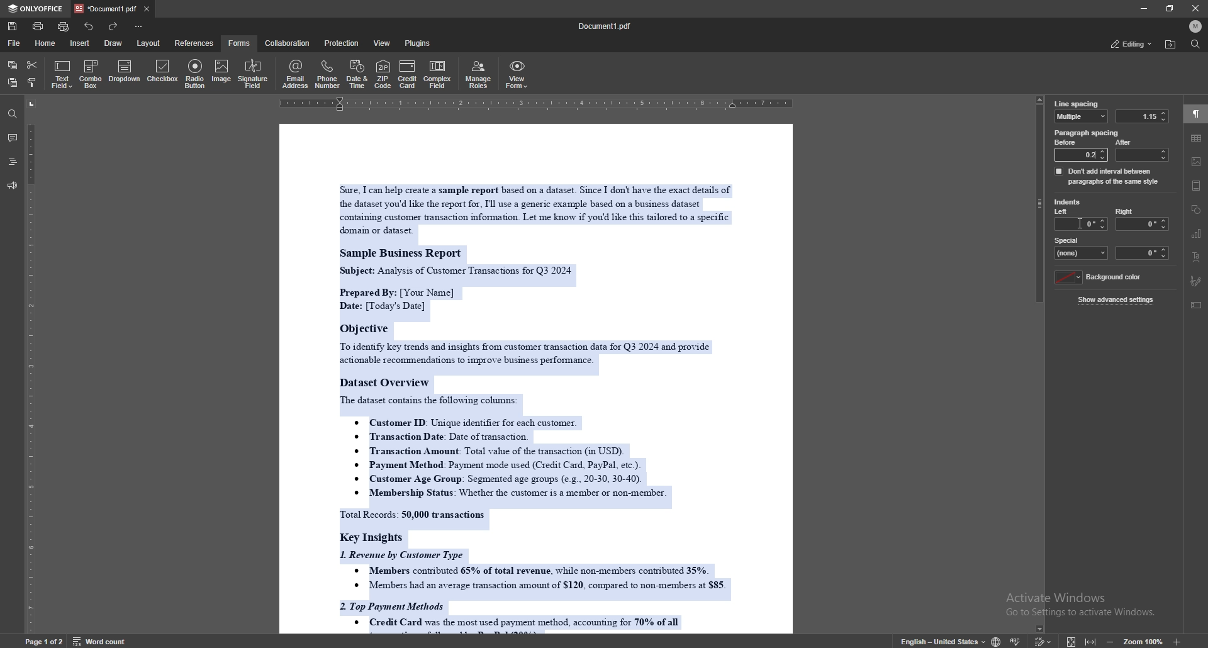 This screenshot has width=1208, height=648. I want to click on find, so click(13, 115).